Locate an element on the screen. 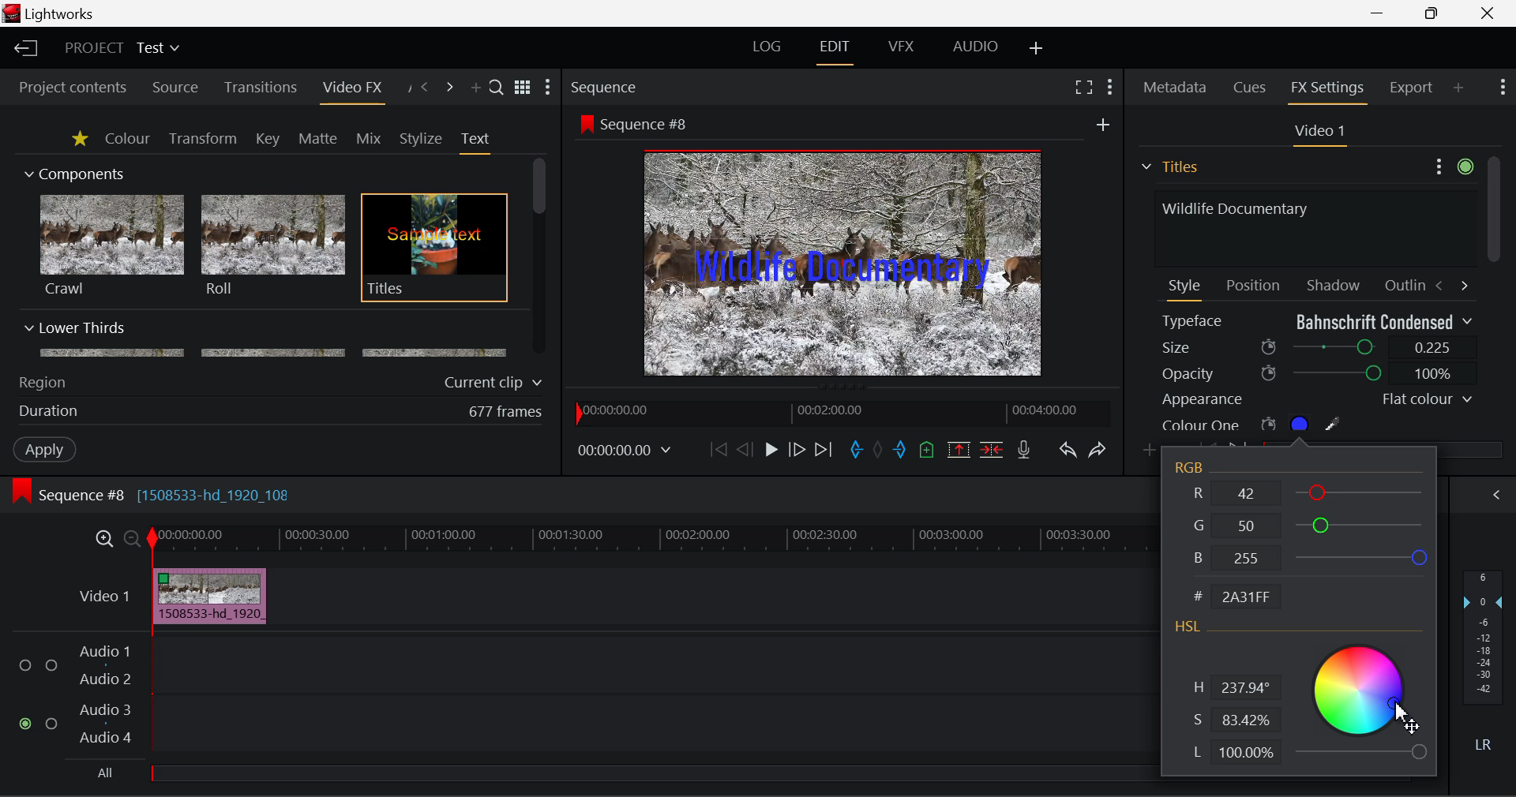  Project Title is located at coordinates (123, 47).